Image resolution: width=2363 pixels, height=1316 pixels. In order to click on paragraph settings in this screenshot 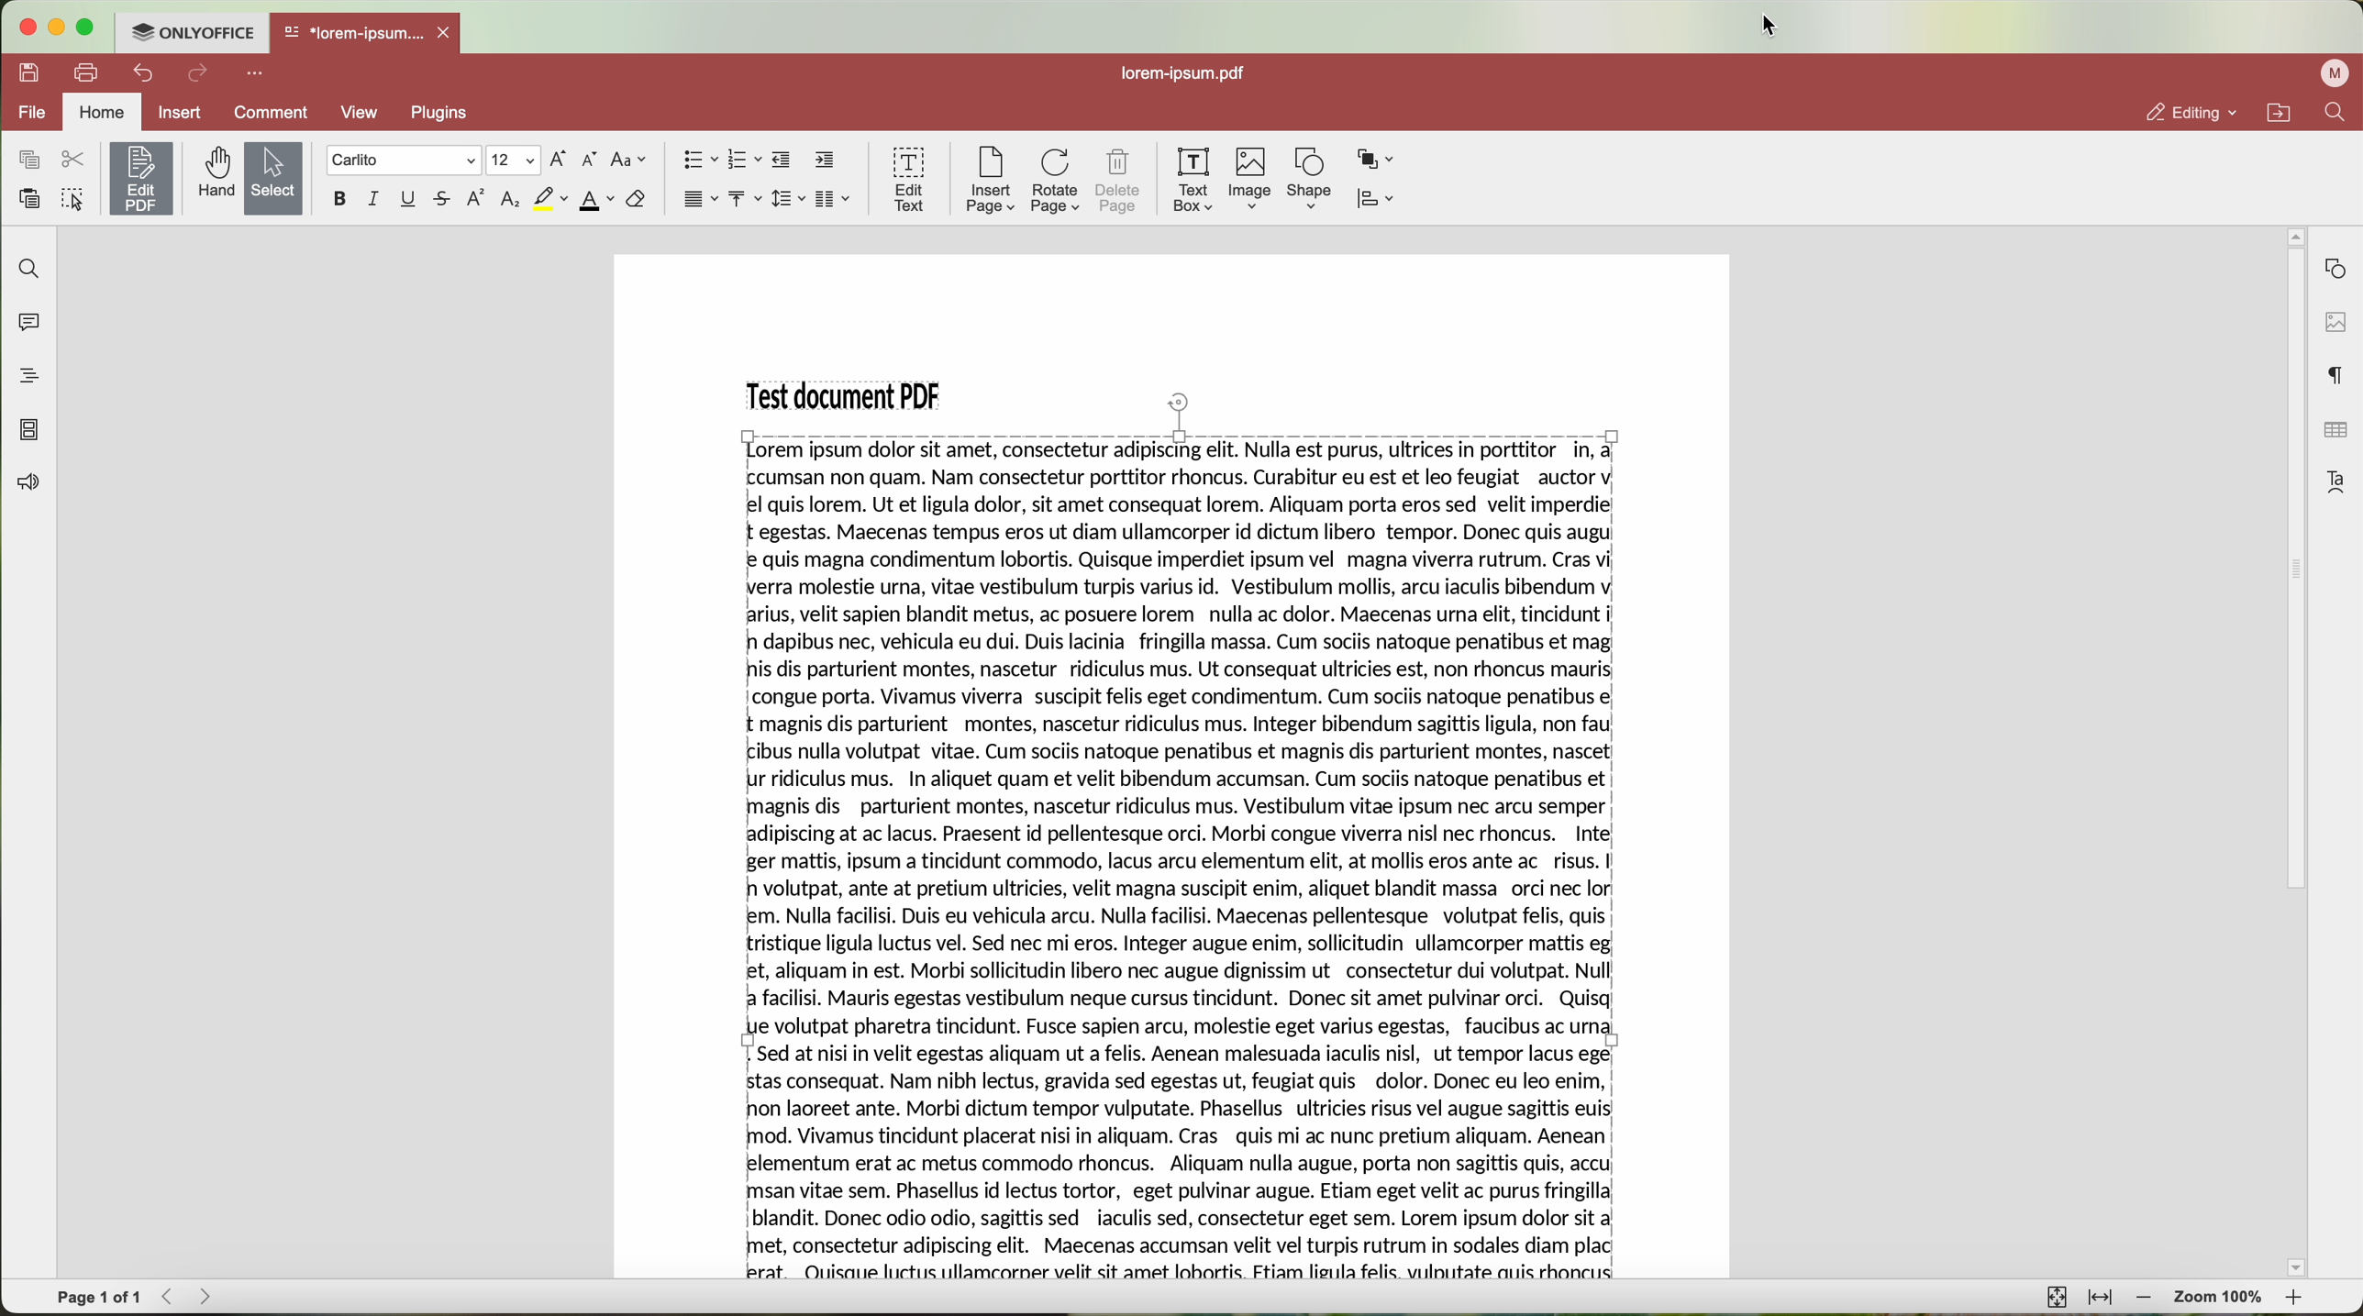, I will do `click(2337, 374)`.